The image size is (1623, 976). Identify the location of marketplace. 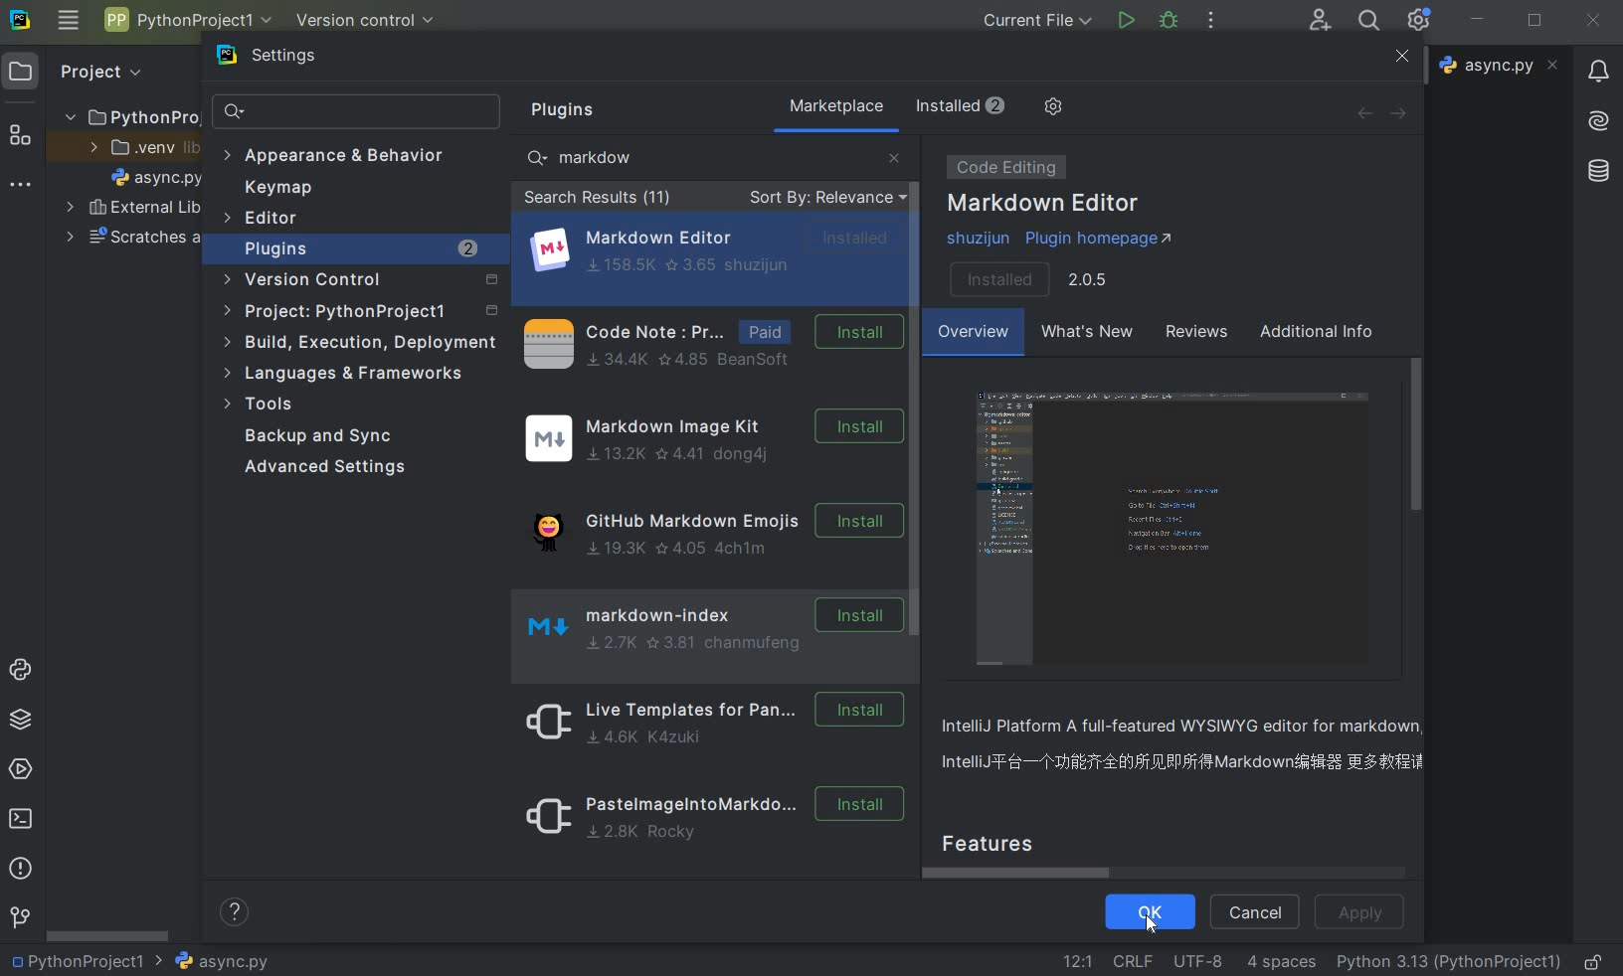
(837, 106).